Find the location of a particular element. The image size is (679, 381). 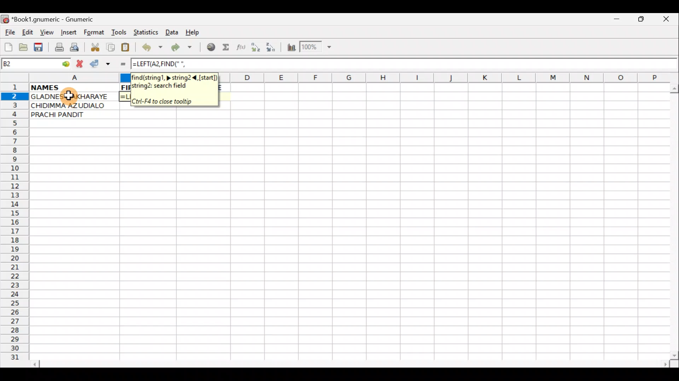

Scroll bar is located at coordinates (352, 363).